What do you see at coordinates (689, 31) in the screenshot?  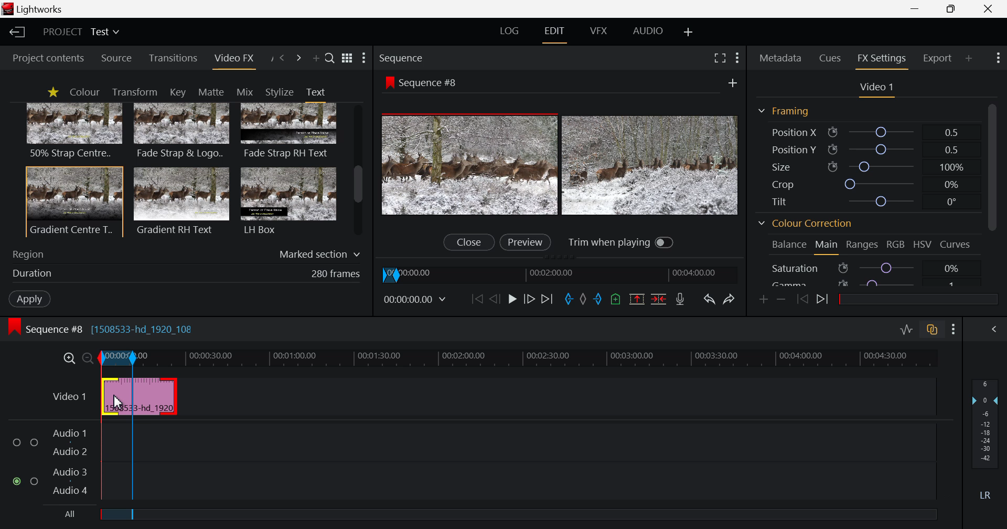 I see `Add Layout` at bounding box center [689, 31].